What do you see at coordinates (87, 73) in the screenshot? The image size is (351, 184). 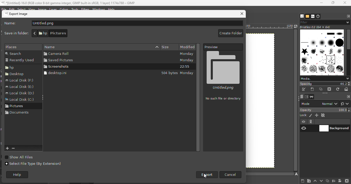 I see `desktop.ini` at bounding box center [87, 73].